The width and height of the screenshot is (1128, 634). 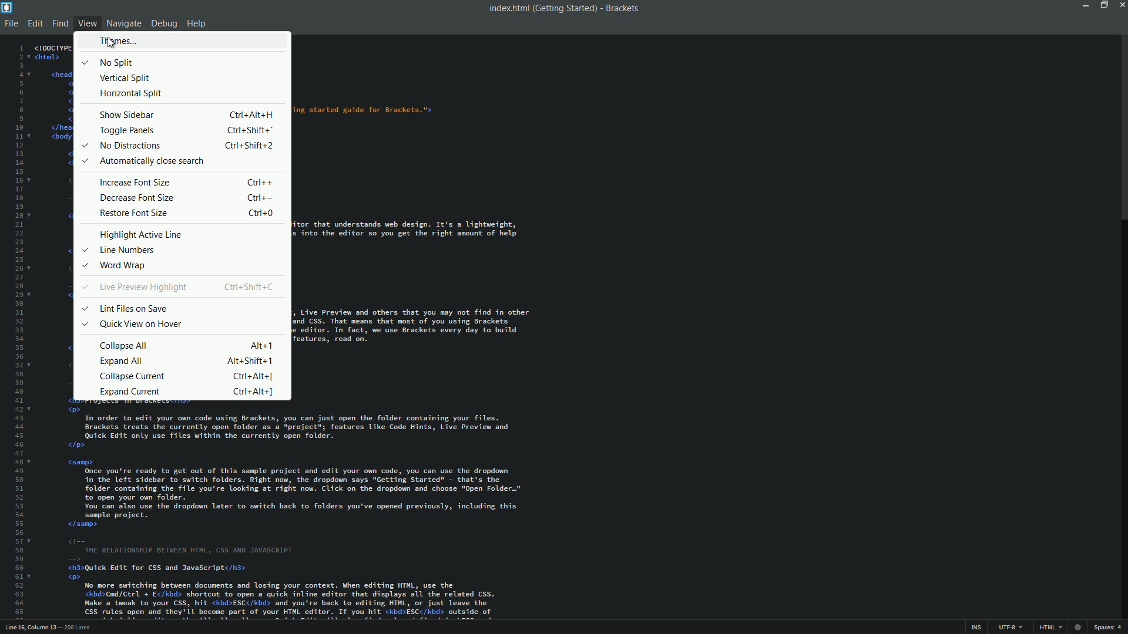 What do you see at coordinates (129, 146) in the screenshot?
I see `no distractions` at bounding box center [129, 146].